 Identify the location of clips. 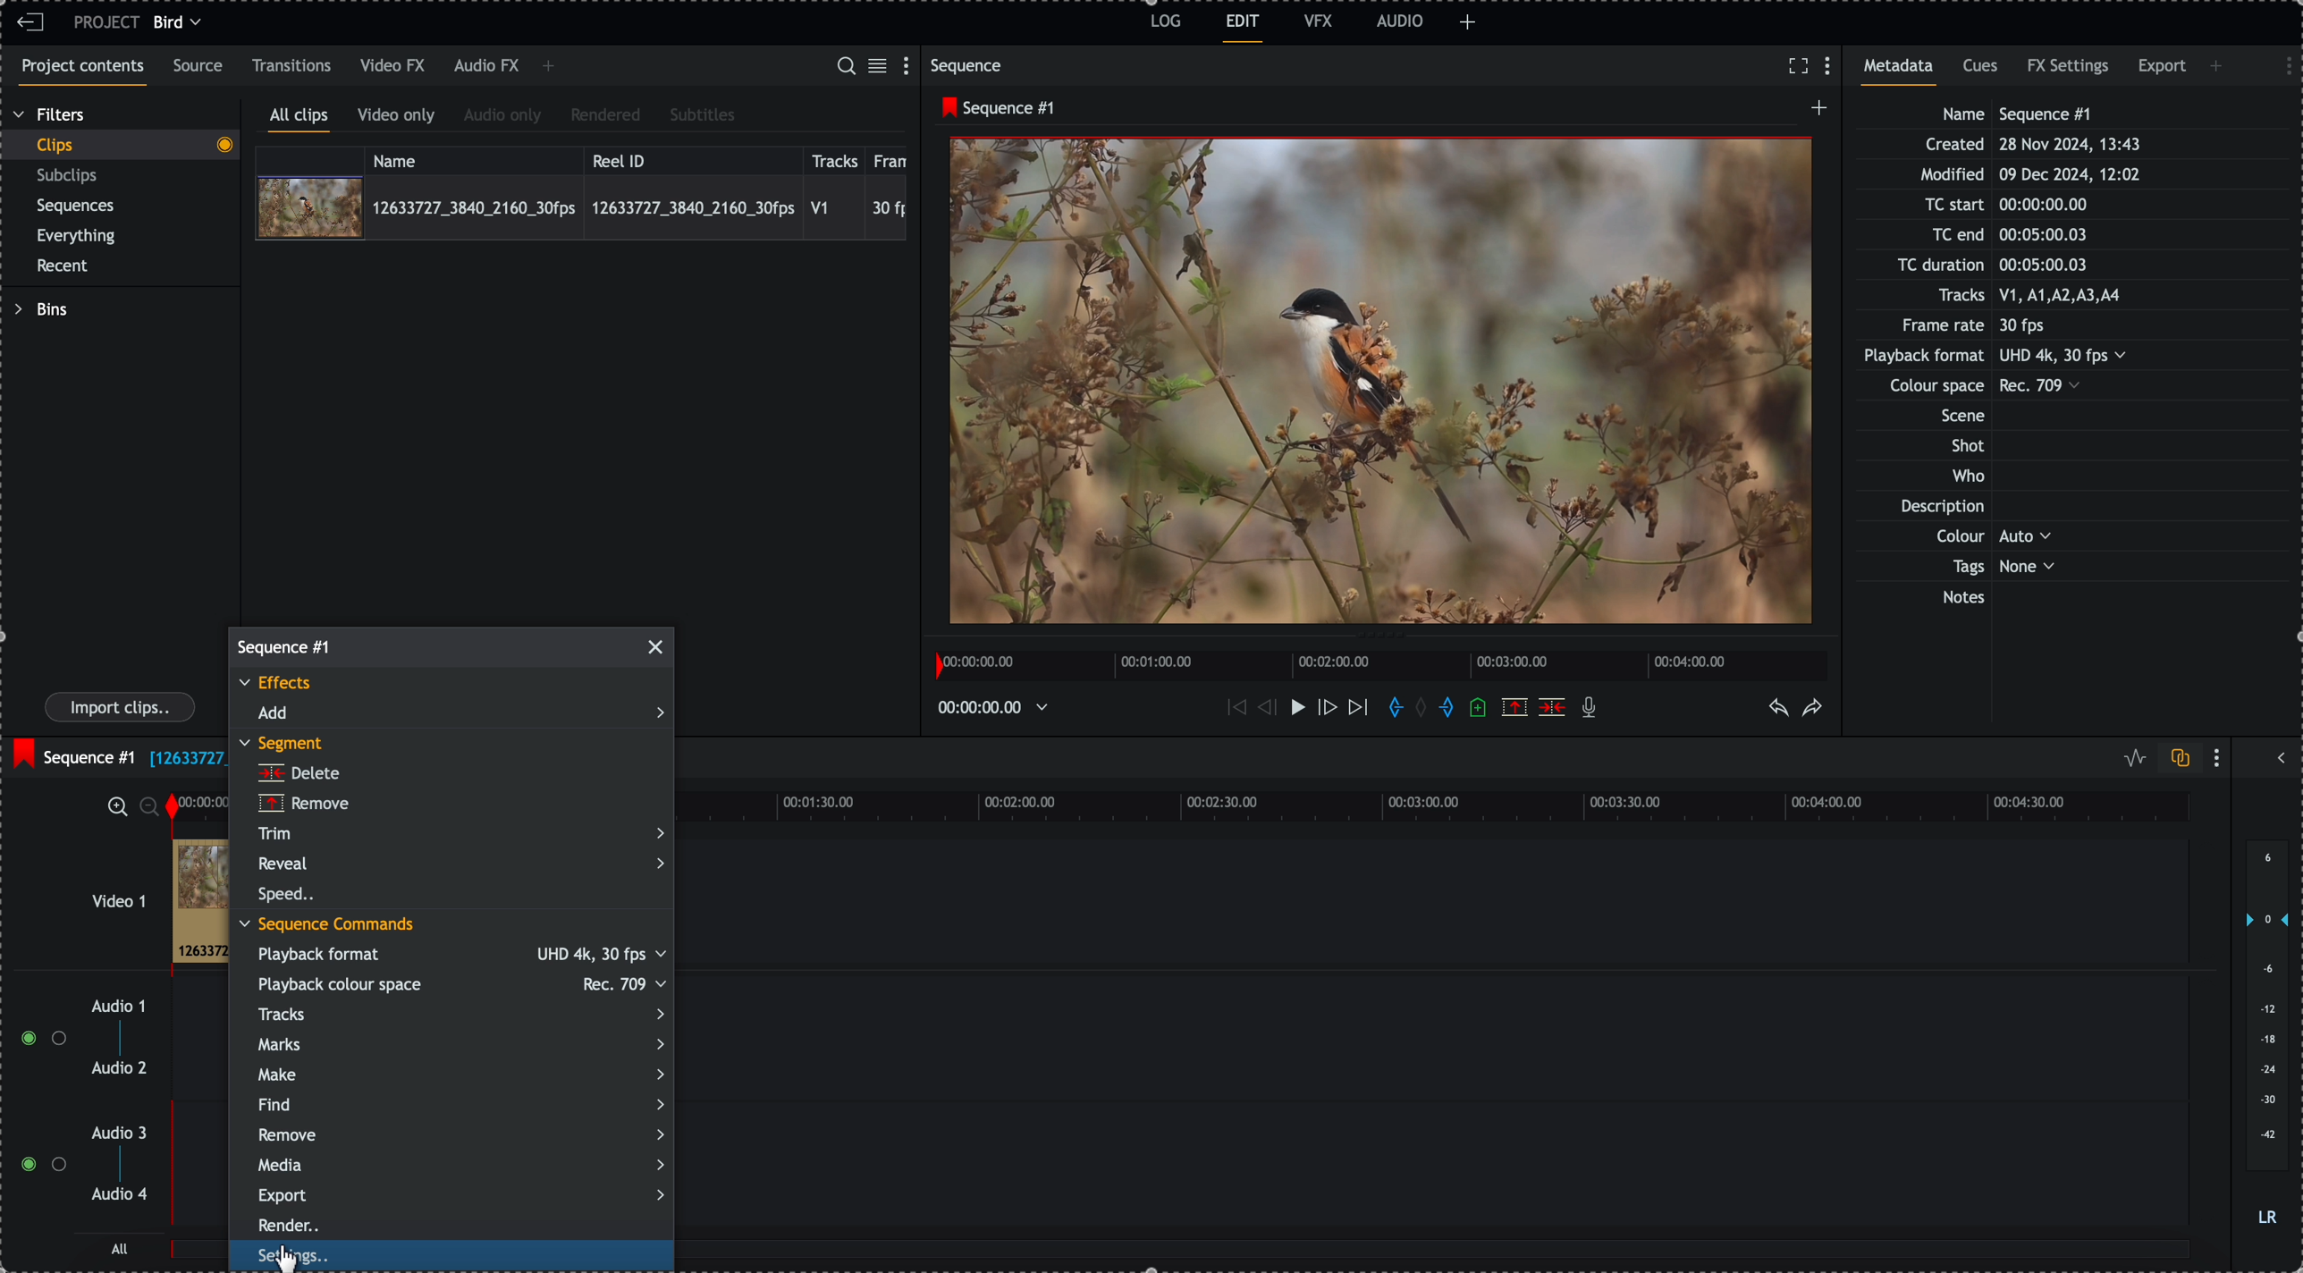
(120, 146).